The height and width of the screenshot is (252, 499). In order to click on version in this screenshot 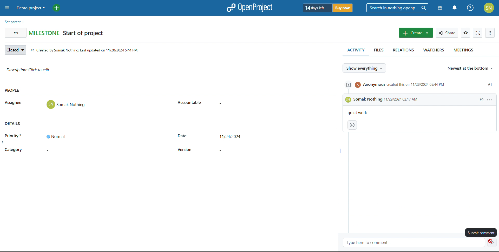, I will do `click(185, 150)`.